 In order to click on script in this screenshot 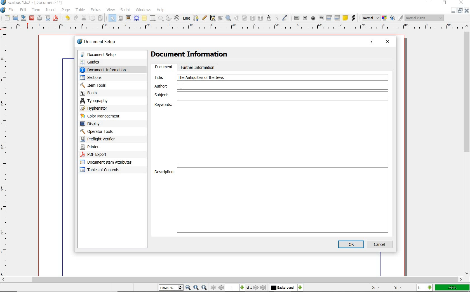, I will do `click(125, 10)`.